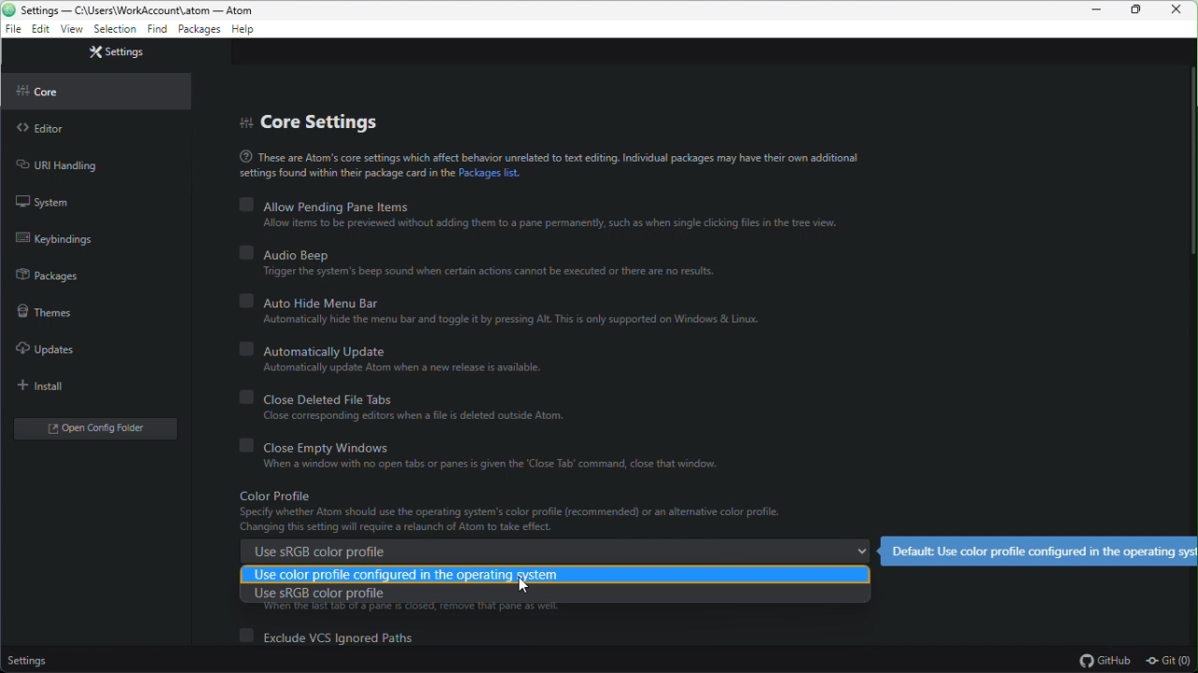 The height and width of the screenshot is (673, 1198). I want to click on help, so click(244, 31).